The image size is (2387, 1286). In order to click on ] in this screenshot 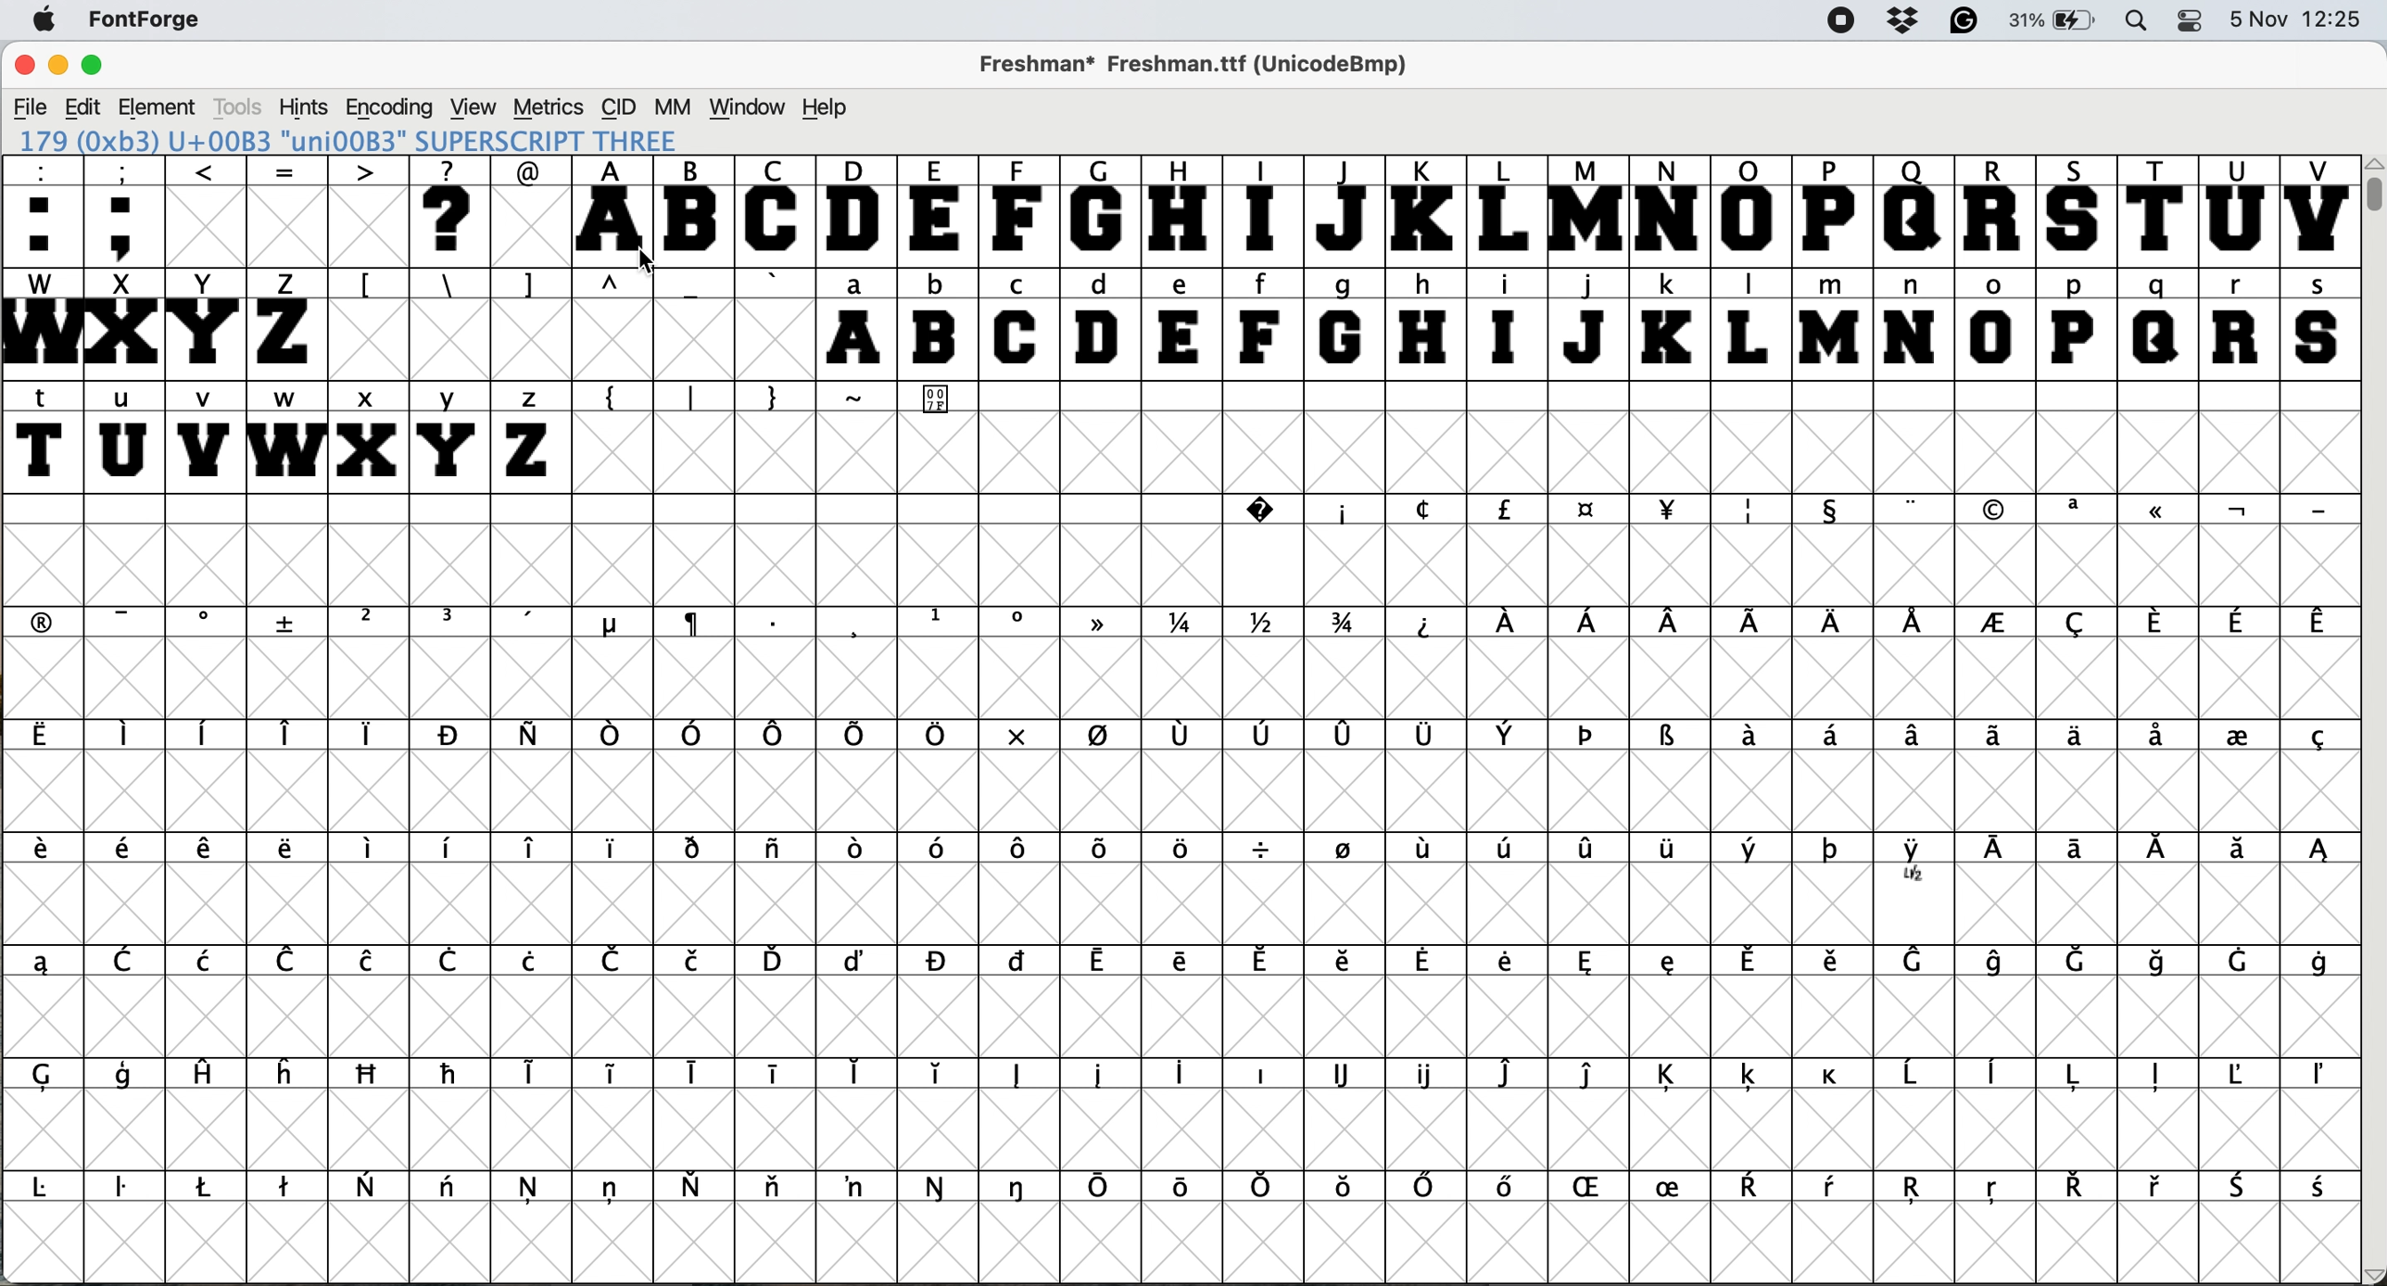, I will do `click(537, 284)`.